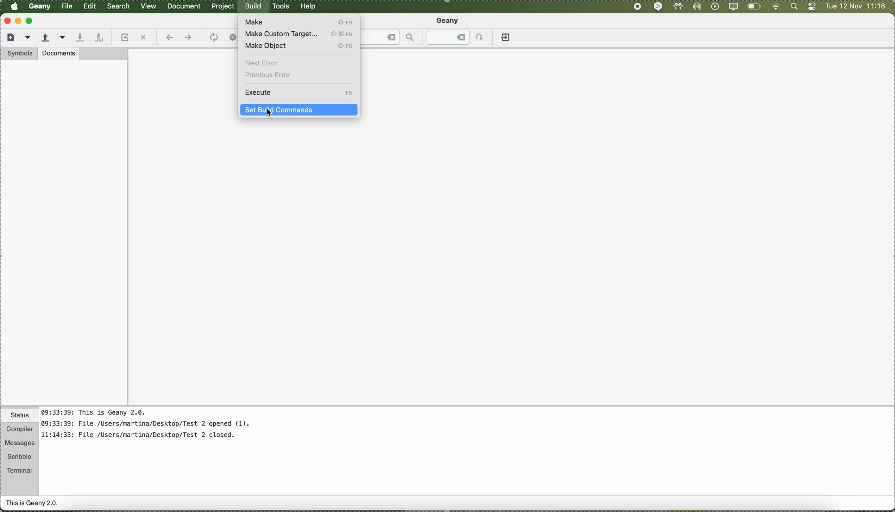  I want to click on icon, so click(213, 38).